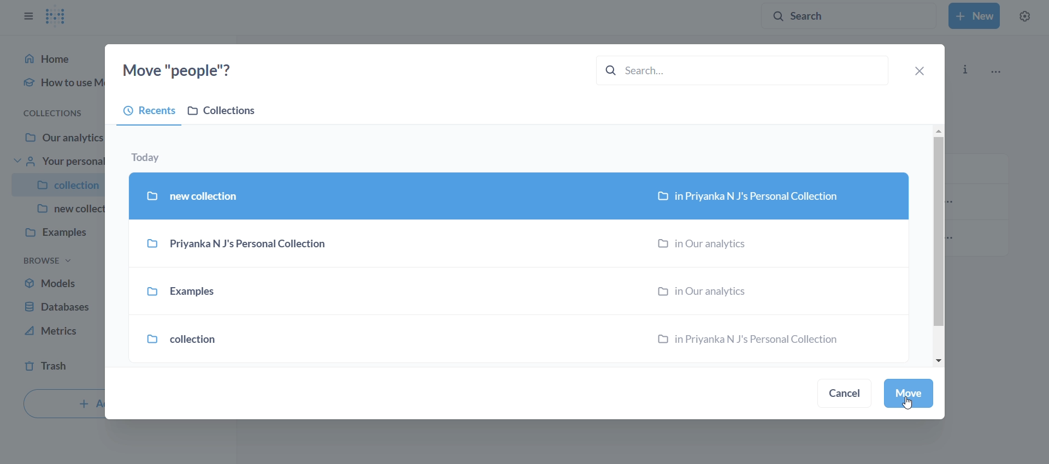  Describe the element at coordinates (939, 245) in the screenshot. I see `vertical scroll bar` at that location.